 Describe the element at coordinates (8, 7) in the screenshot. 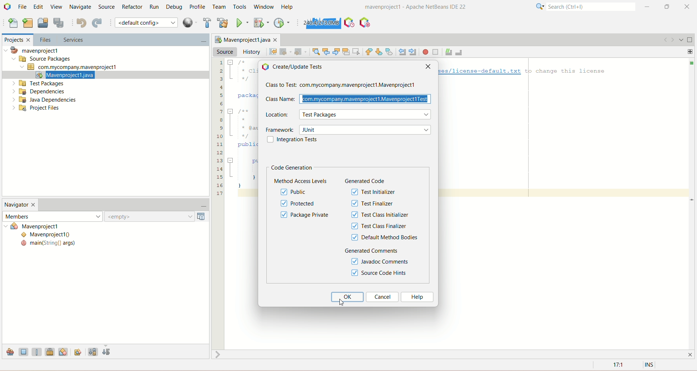

I see `logo` at that location.